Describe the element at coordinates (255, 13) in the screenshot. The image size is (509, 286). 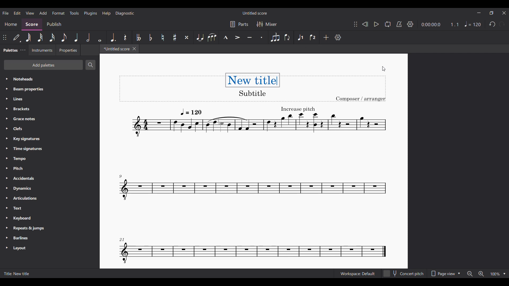
I see `Untitled score` at that location.